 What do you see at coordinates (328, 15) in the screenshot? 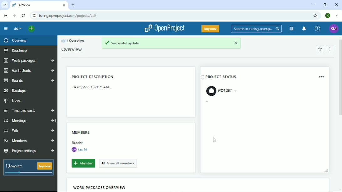
I see `Account` at bounding box center [328, 15].